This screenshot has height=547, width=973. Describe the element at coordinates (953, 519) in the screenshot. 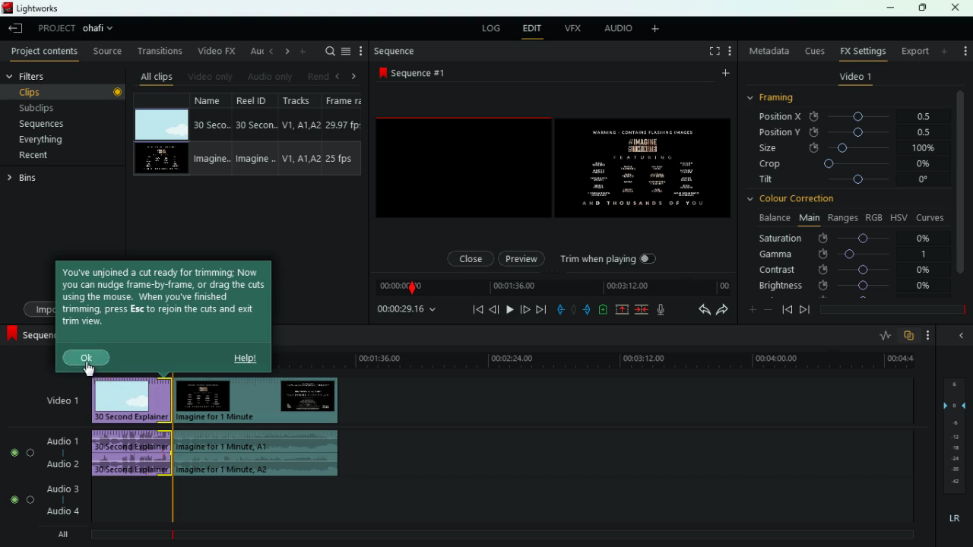

I see `lr` at that location.